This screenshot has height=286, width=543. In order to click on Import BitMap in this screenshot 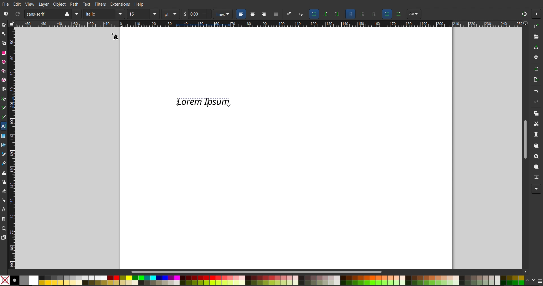, I will do `click(536, 69)`.